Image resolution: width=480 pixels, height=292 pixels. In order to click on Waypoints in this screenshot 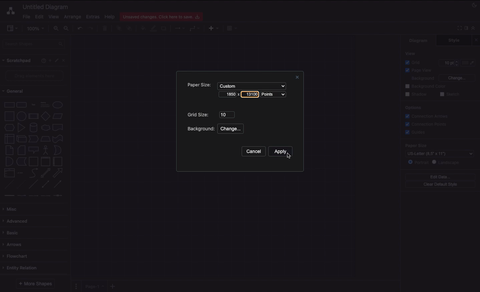, I will do `click(195, 29)`.